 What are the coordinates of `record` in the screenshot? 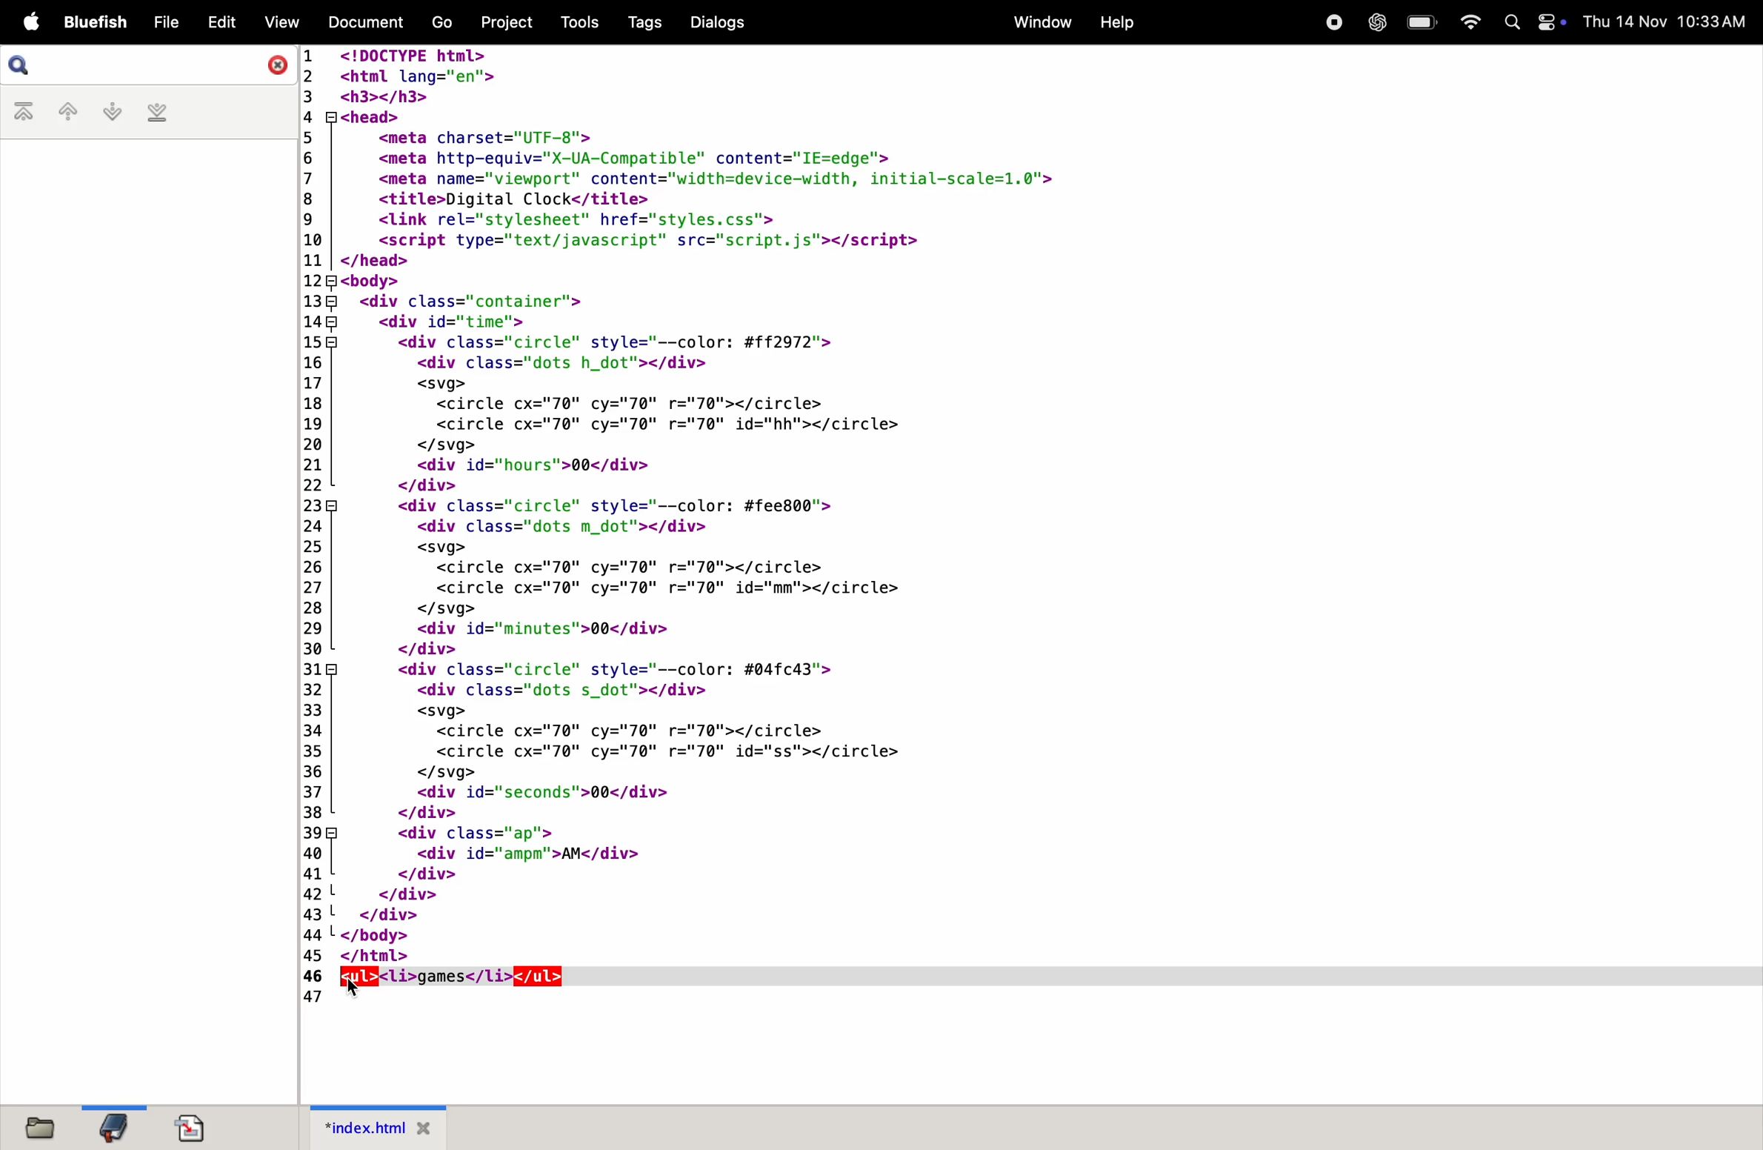 It's located at (1333, 24).